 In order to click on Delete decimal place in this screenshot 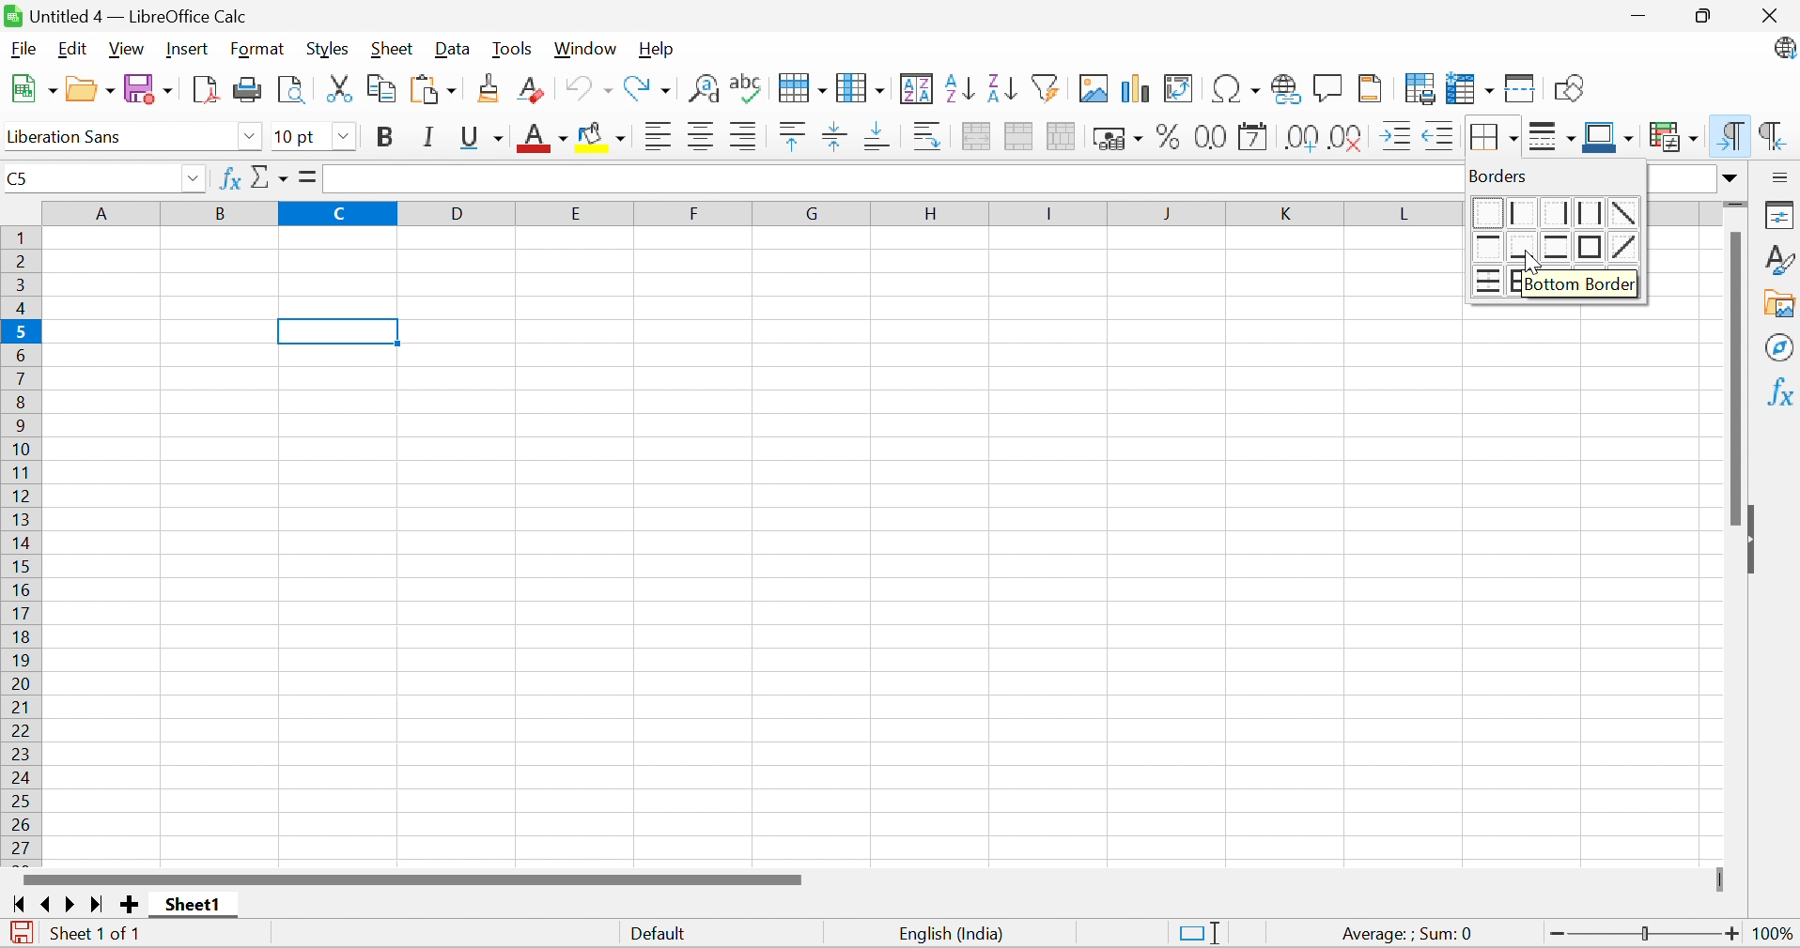, I will do `click(1347, 137)`.